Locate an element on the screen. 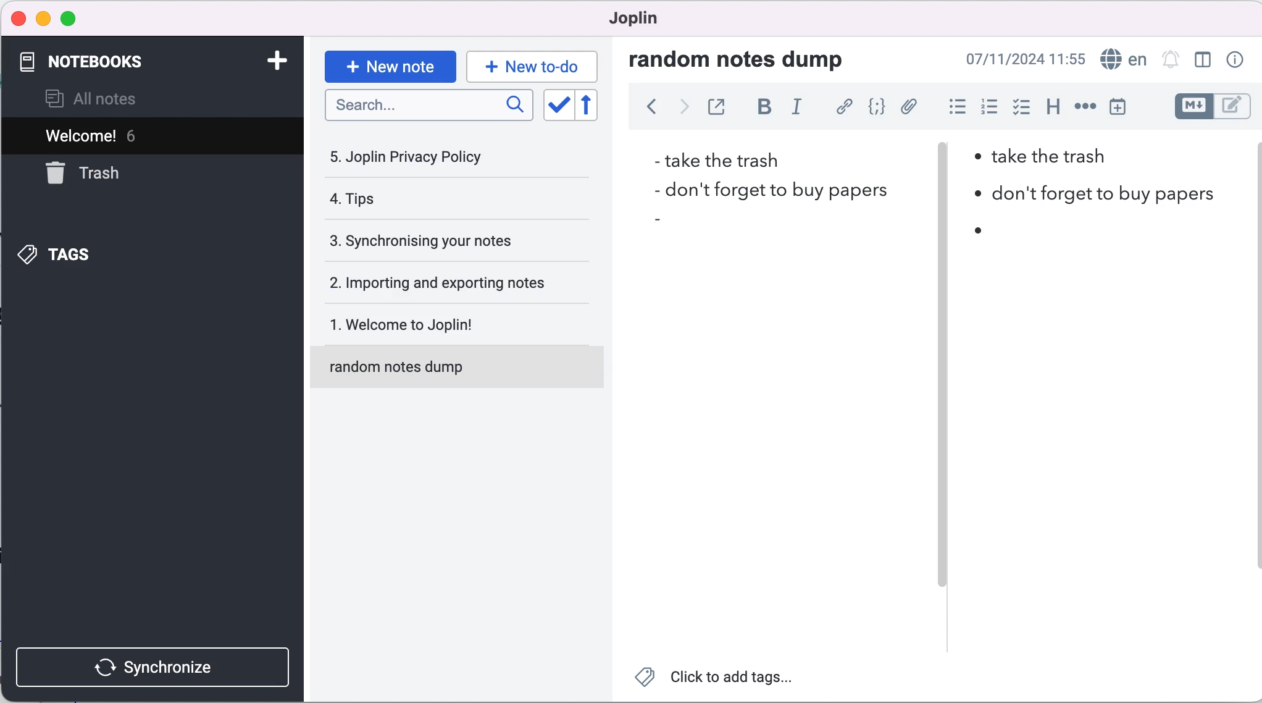 The height and width of the screenshot is (703, 1262). code is located at coordinates (874, 108).